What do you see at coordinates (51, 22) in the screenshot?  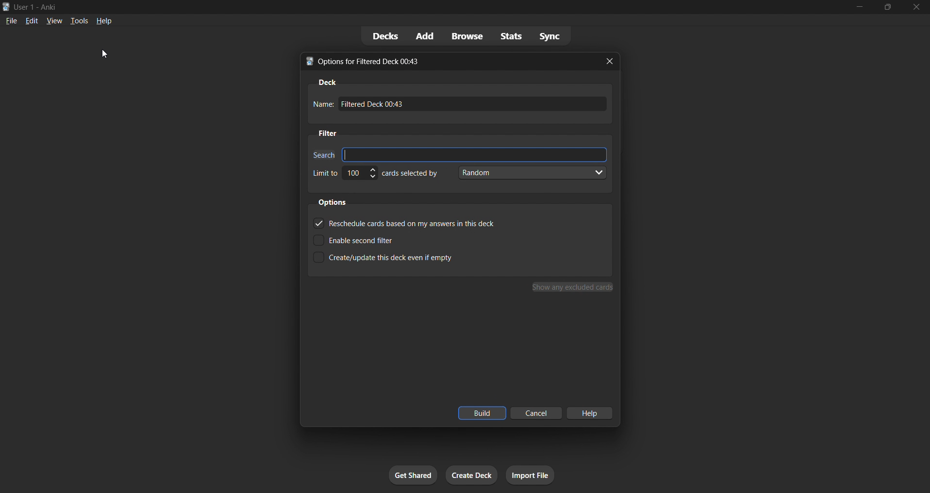 I see `view` at bounding box center [51, 22].